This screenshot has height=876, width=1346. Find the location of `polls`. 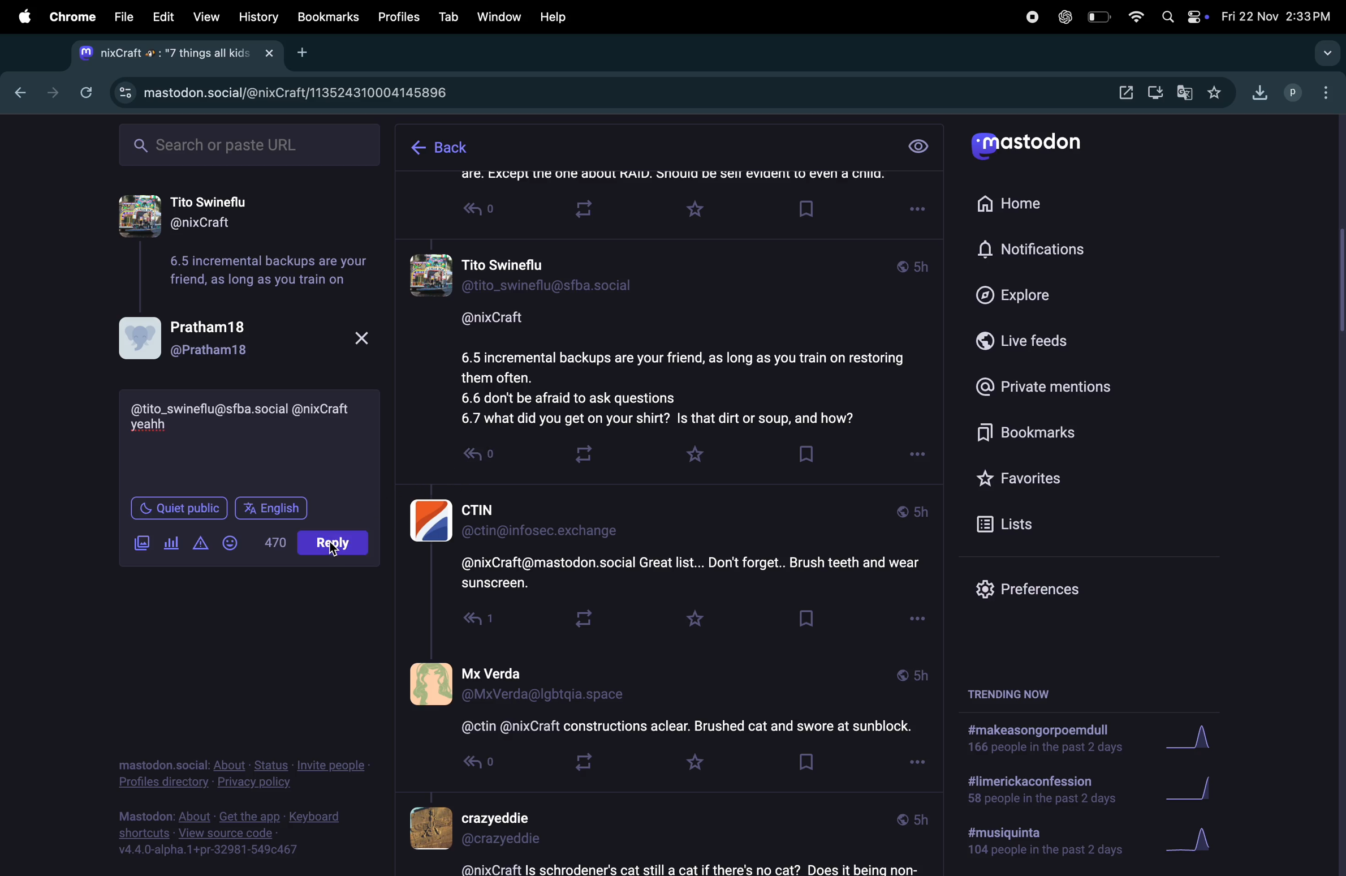

polls is located at coordinates (175, 546).